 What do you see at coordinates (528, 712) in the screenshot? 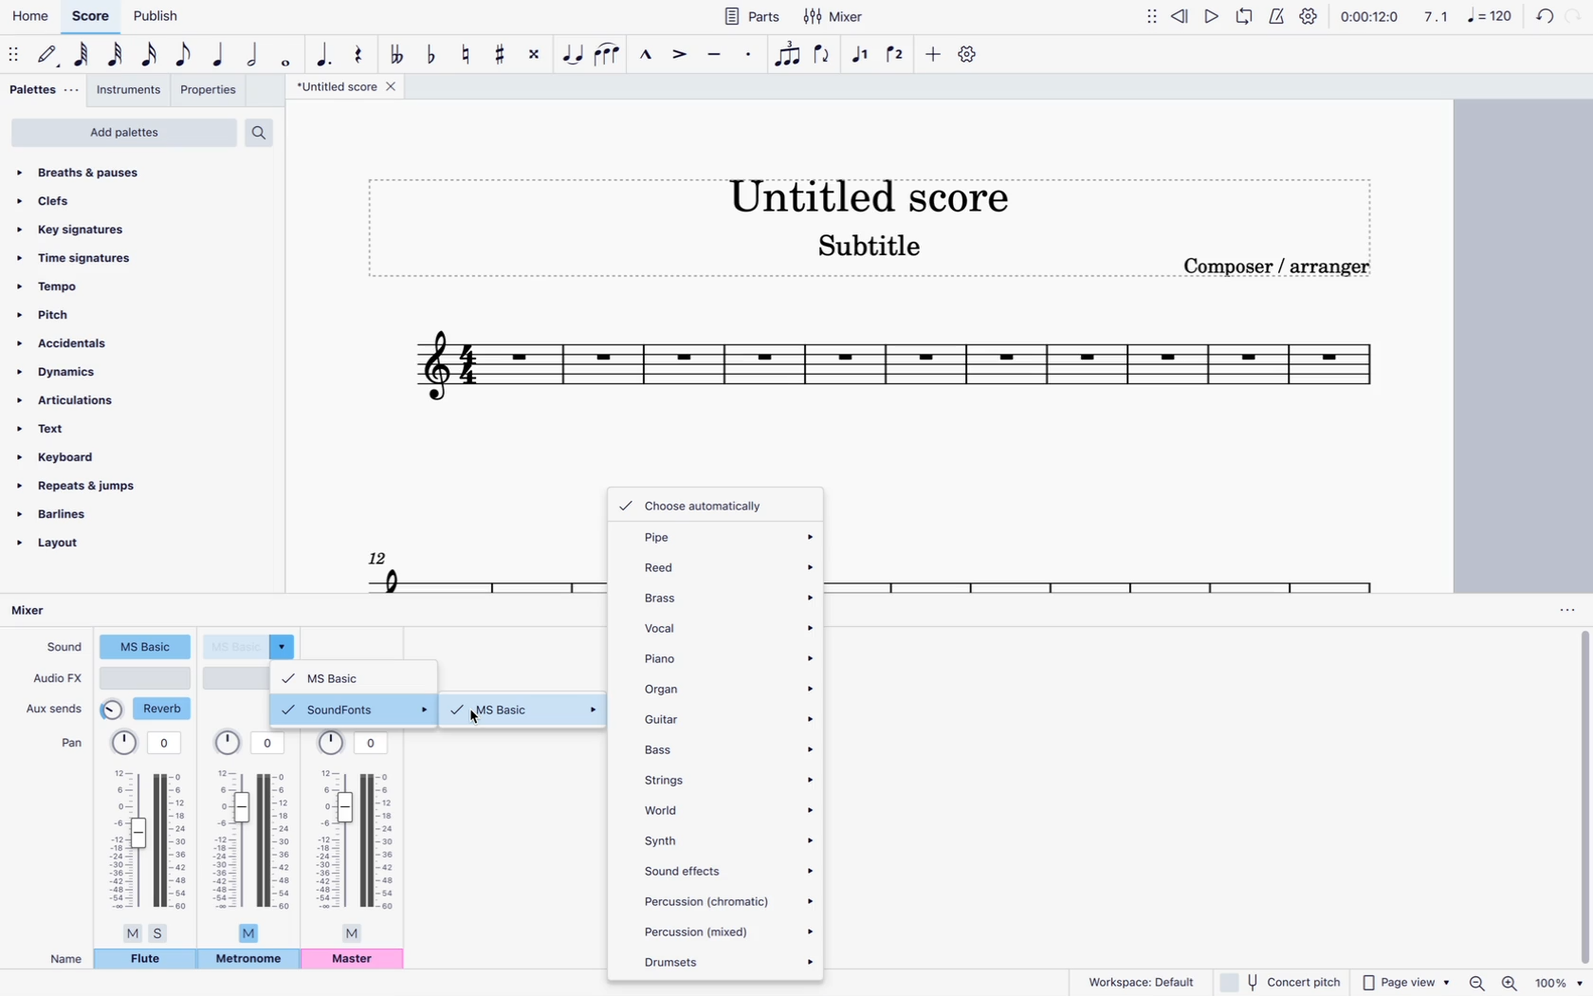
I see `ms basic` at bounding box center [528, 712].